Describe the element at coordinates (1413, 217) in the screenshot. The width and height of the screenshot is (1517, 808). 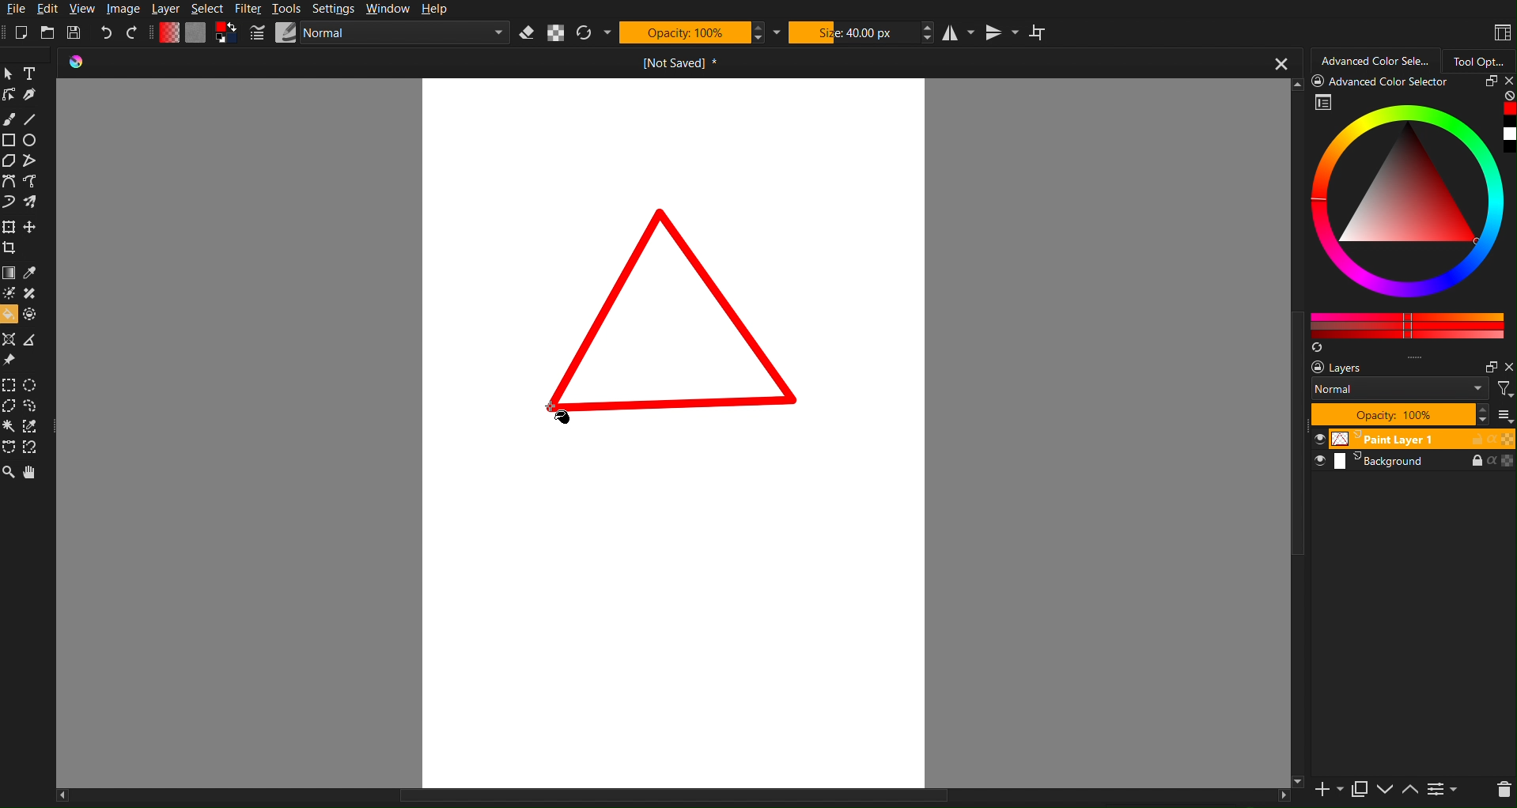
I see `Advanced Color Selector` at that location.